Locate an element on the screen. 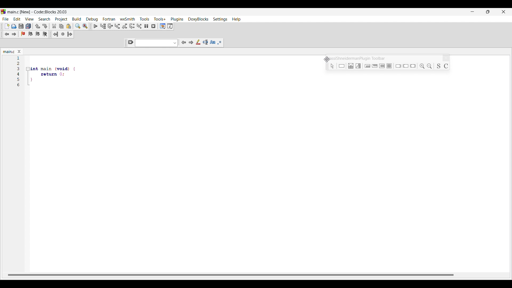  Open is located at coordinates (14, 26).